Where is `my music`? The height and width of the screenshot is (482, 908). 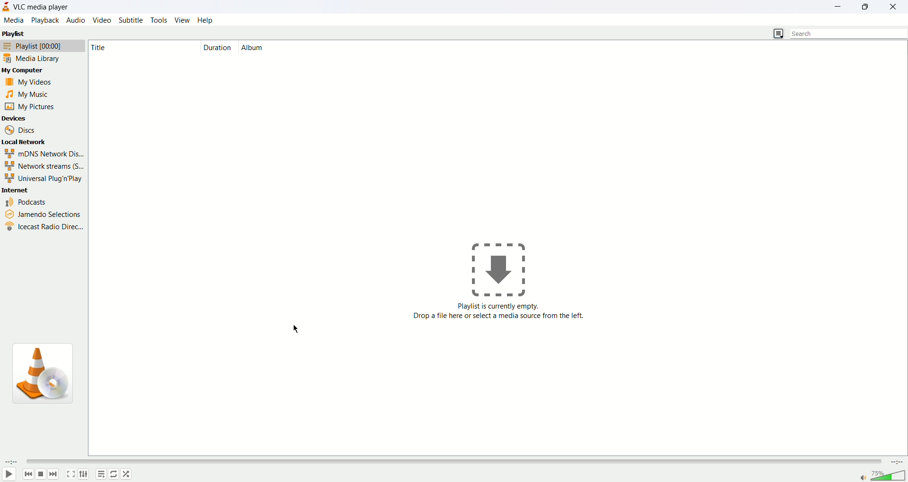
my music is located at coordinates (34, 95).